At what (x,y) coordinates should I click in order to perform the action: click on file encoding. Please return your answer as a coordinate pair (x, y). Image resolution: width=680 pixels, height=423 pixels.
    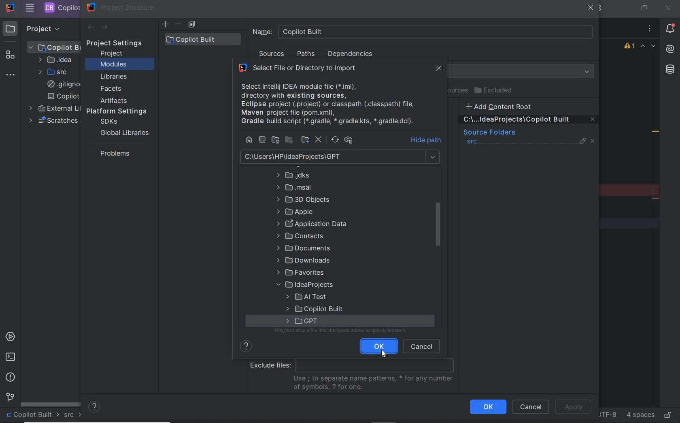
    Looking at the image, I should click on (607, 414).